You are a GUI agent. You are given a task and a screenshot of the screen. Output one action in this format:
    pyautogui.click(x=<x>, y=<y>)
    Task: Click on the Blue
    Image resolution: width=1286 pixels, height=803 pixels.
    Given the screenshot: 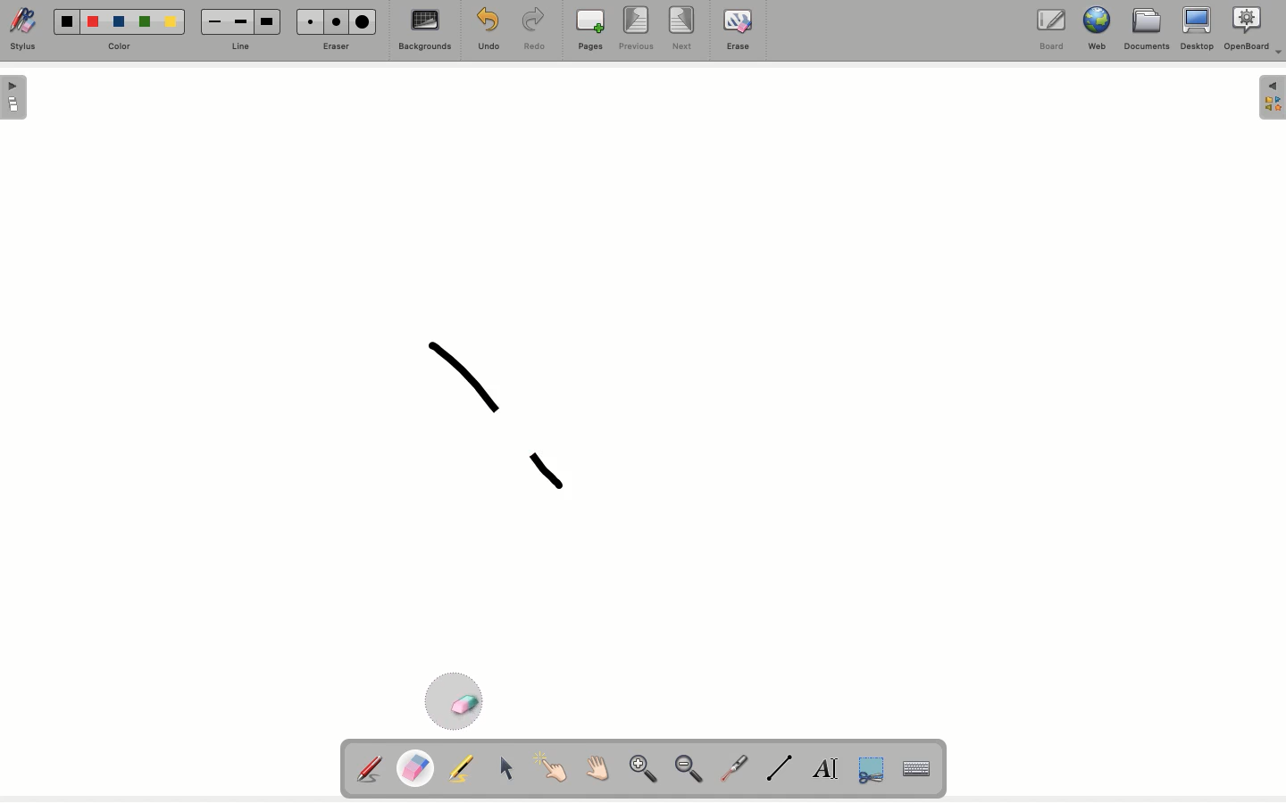 What is the action you would take?
    pyautogui.click(x=119, y=19)
    